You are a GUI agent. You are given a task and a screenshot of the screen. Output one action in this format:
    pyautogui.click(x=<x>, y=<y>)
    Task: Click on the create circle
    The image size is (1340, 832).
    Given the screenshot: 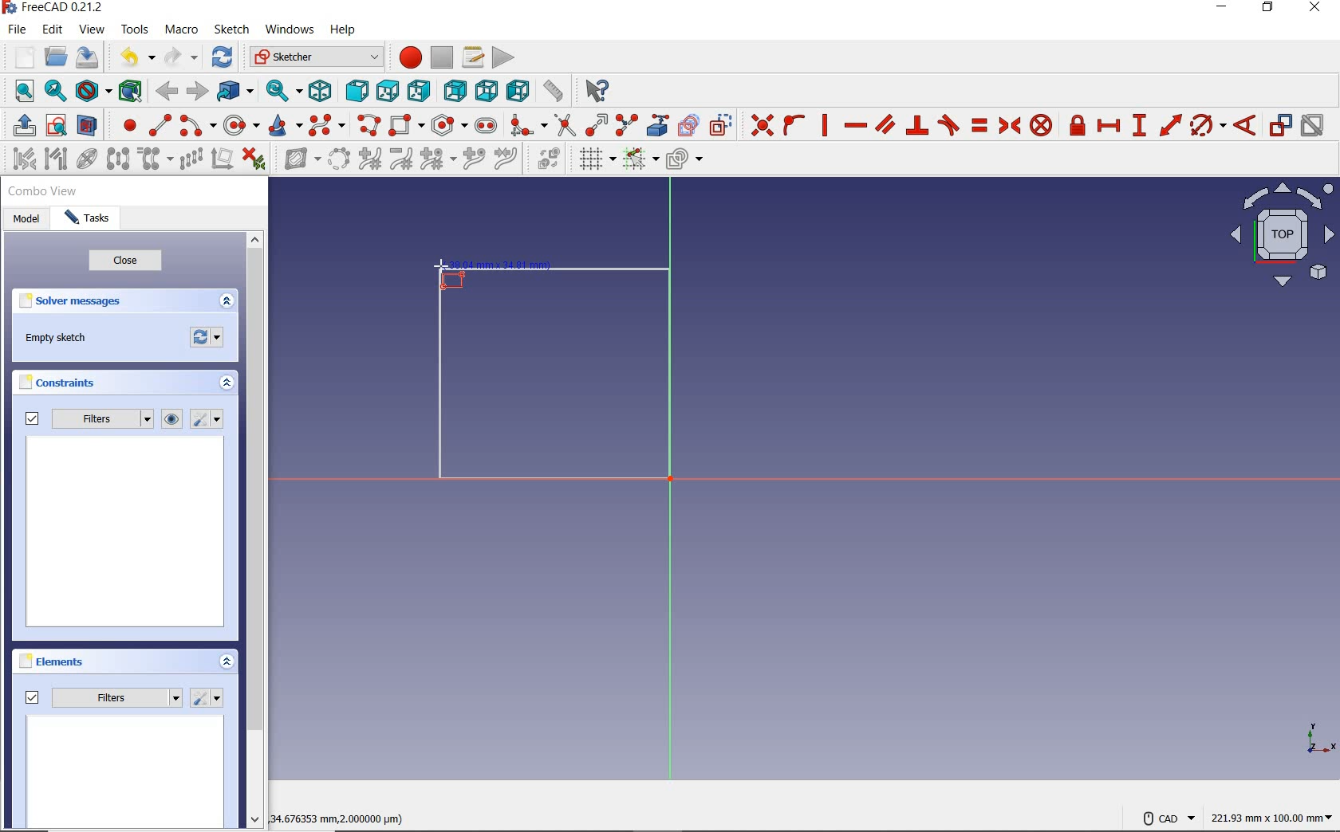 What is the action you would take?
    pyautogui.click(x=241, y=127)
    